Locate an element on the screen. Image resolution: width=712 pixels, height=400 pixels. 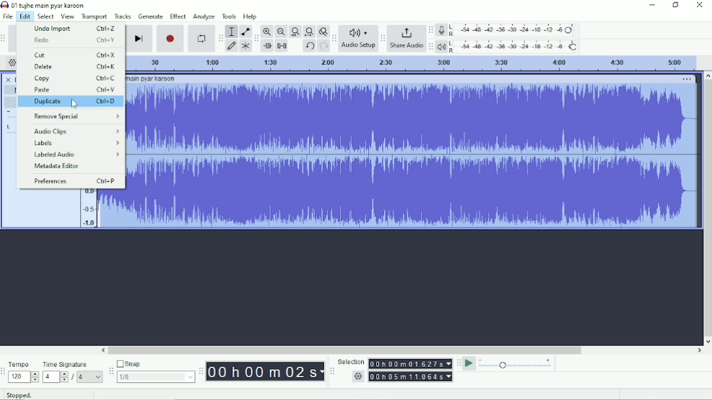
Audacity play-at-speed toolbar is located at coordinates (458, 363).